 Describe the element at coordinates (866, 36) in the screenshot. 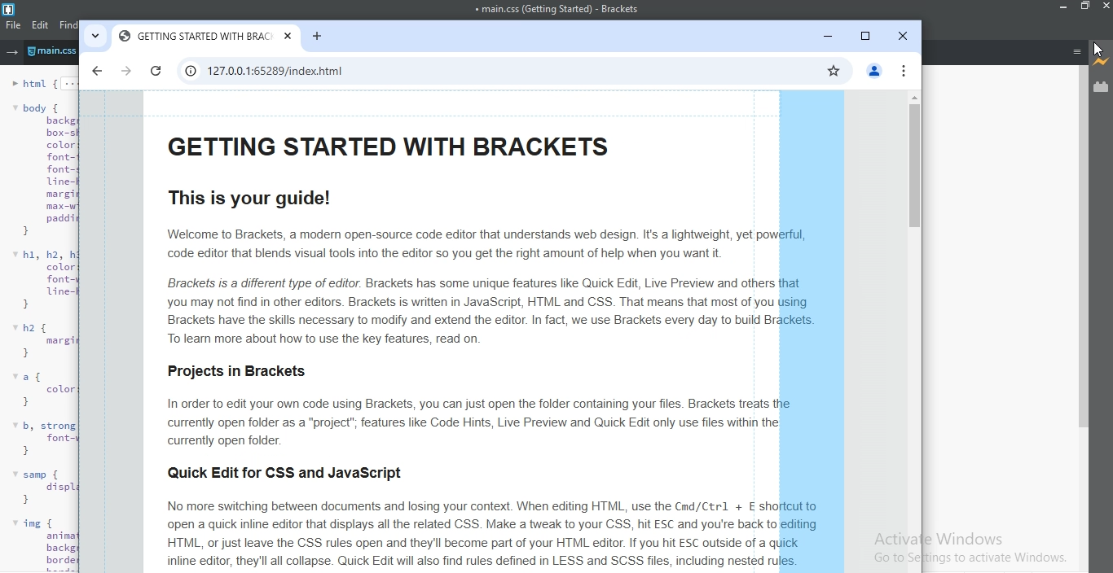

I see `restore` at that location.